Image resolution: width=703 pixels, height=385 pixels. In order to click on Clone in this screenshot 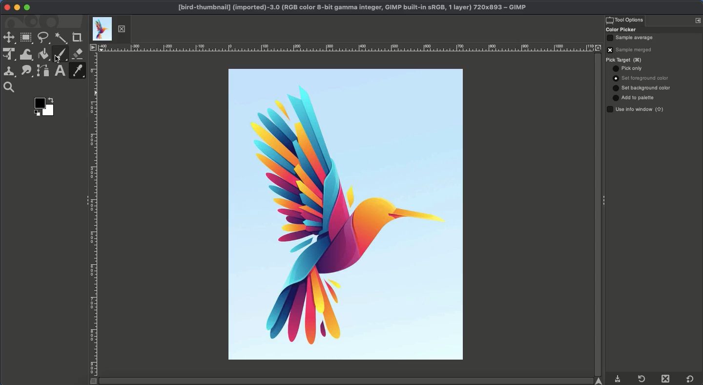, I will do `click(9, 73)`.